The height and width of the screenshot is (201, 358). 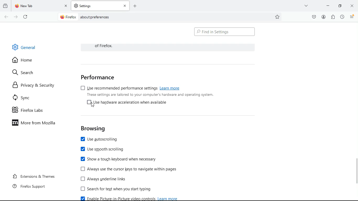 What do you see at coordinates (342, 17) in the screenshot?
I see `history` at bounding box center [342, 17].